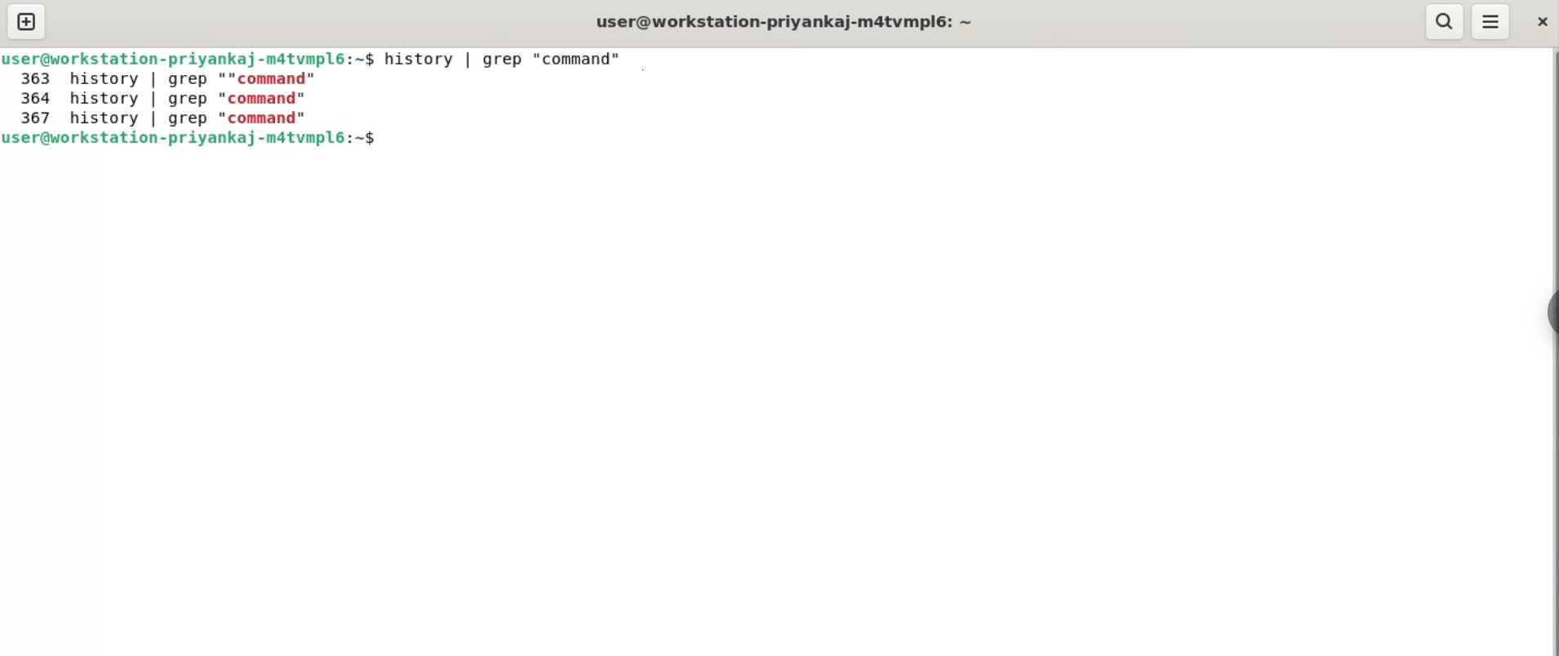 The image size is (1559, 656). I want to click on menu, so click(1490, 21).